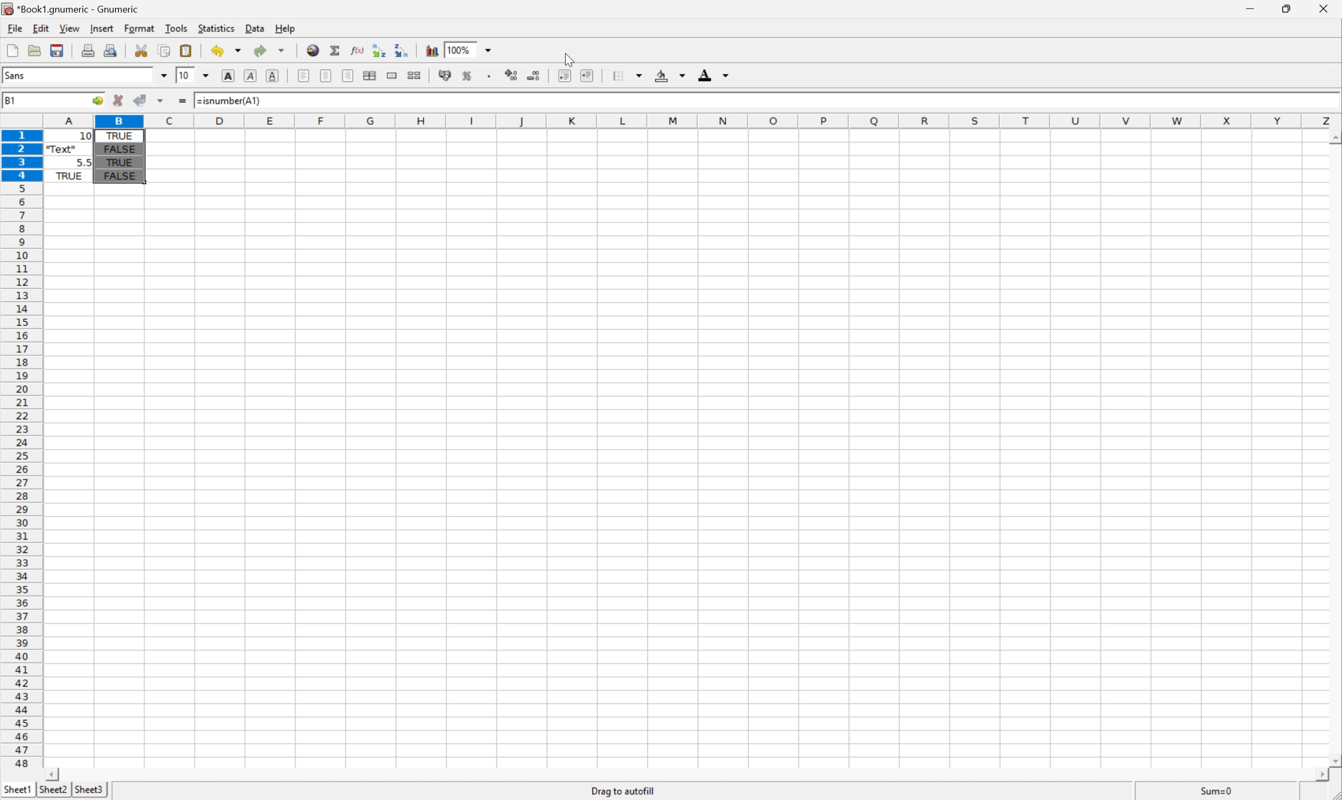  Describe the element at coordinates (370, 76) in the screenshot. I see ` Center horizontally across selection` at that location.